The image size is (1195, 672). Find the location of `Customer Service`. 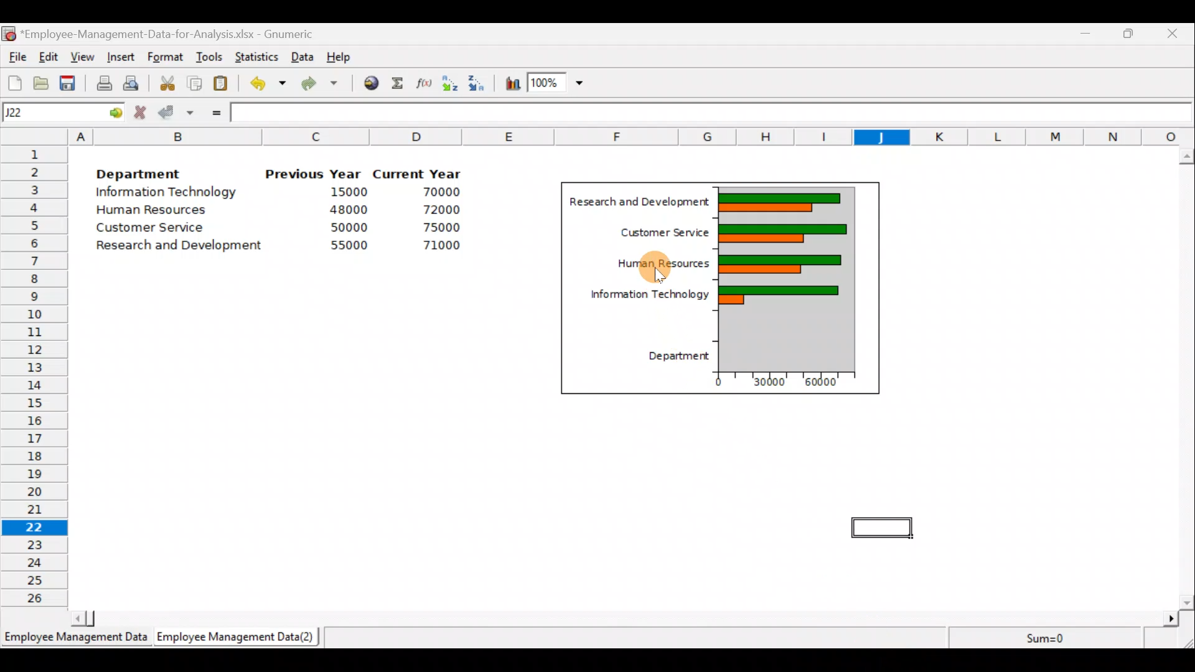

Customer Service is located at coordinates (144, 228).